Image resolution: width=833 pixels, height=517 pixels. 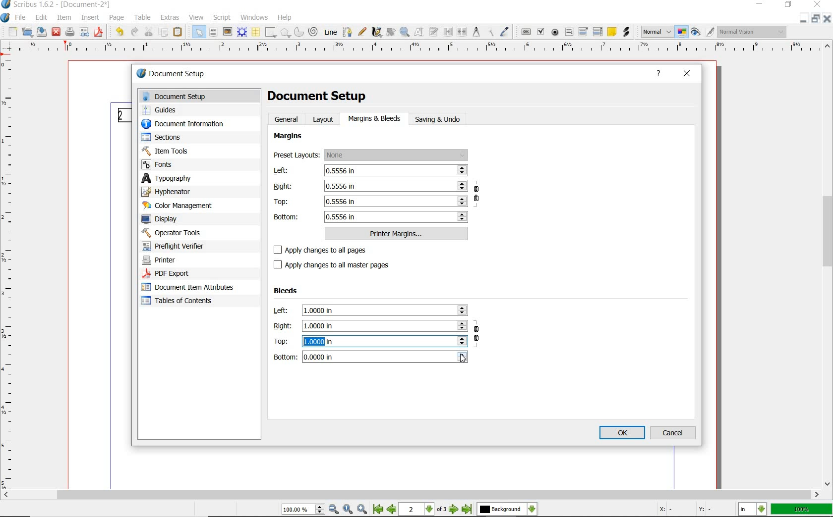 I want to click on insert, so click(x=90, y=18).